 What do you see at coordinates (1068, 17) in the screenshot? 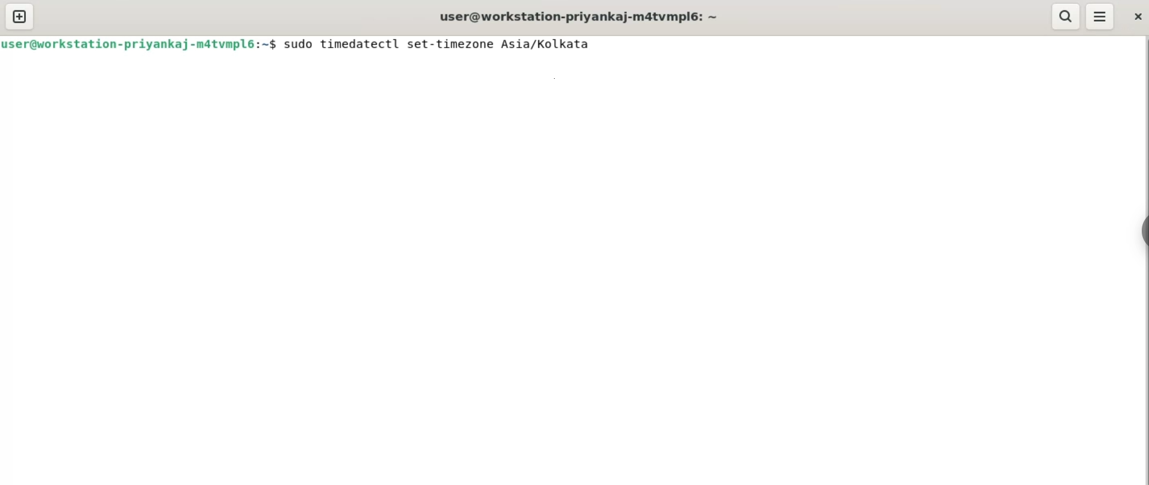
I see `search` at bounding box center [1068, 17].